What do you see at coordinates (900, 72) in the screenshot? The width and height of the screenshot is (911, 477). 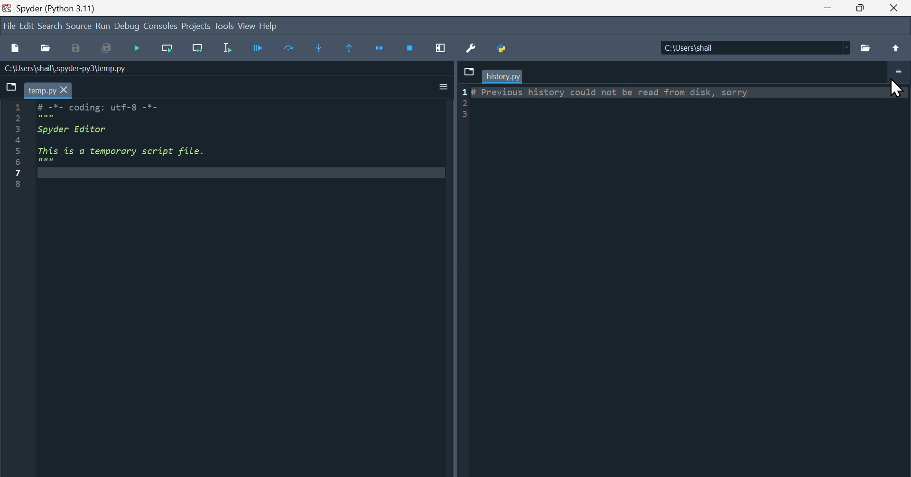 I see `Options` at bounding box center [900, 72].